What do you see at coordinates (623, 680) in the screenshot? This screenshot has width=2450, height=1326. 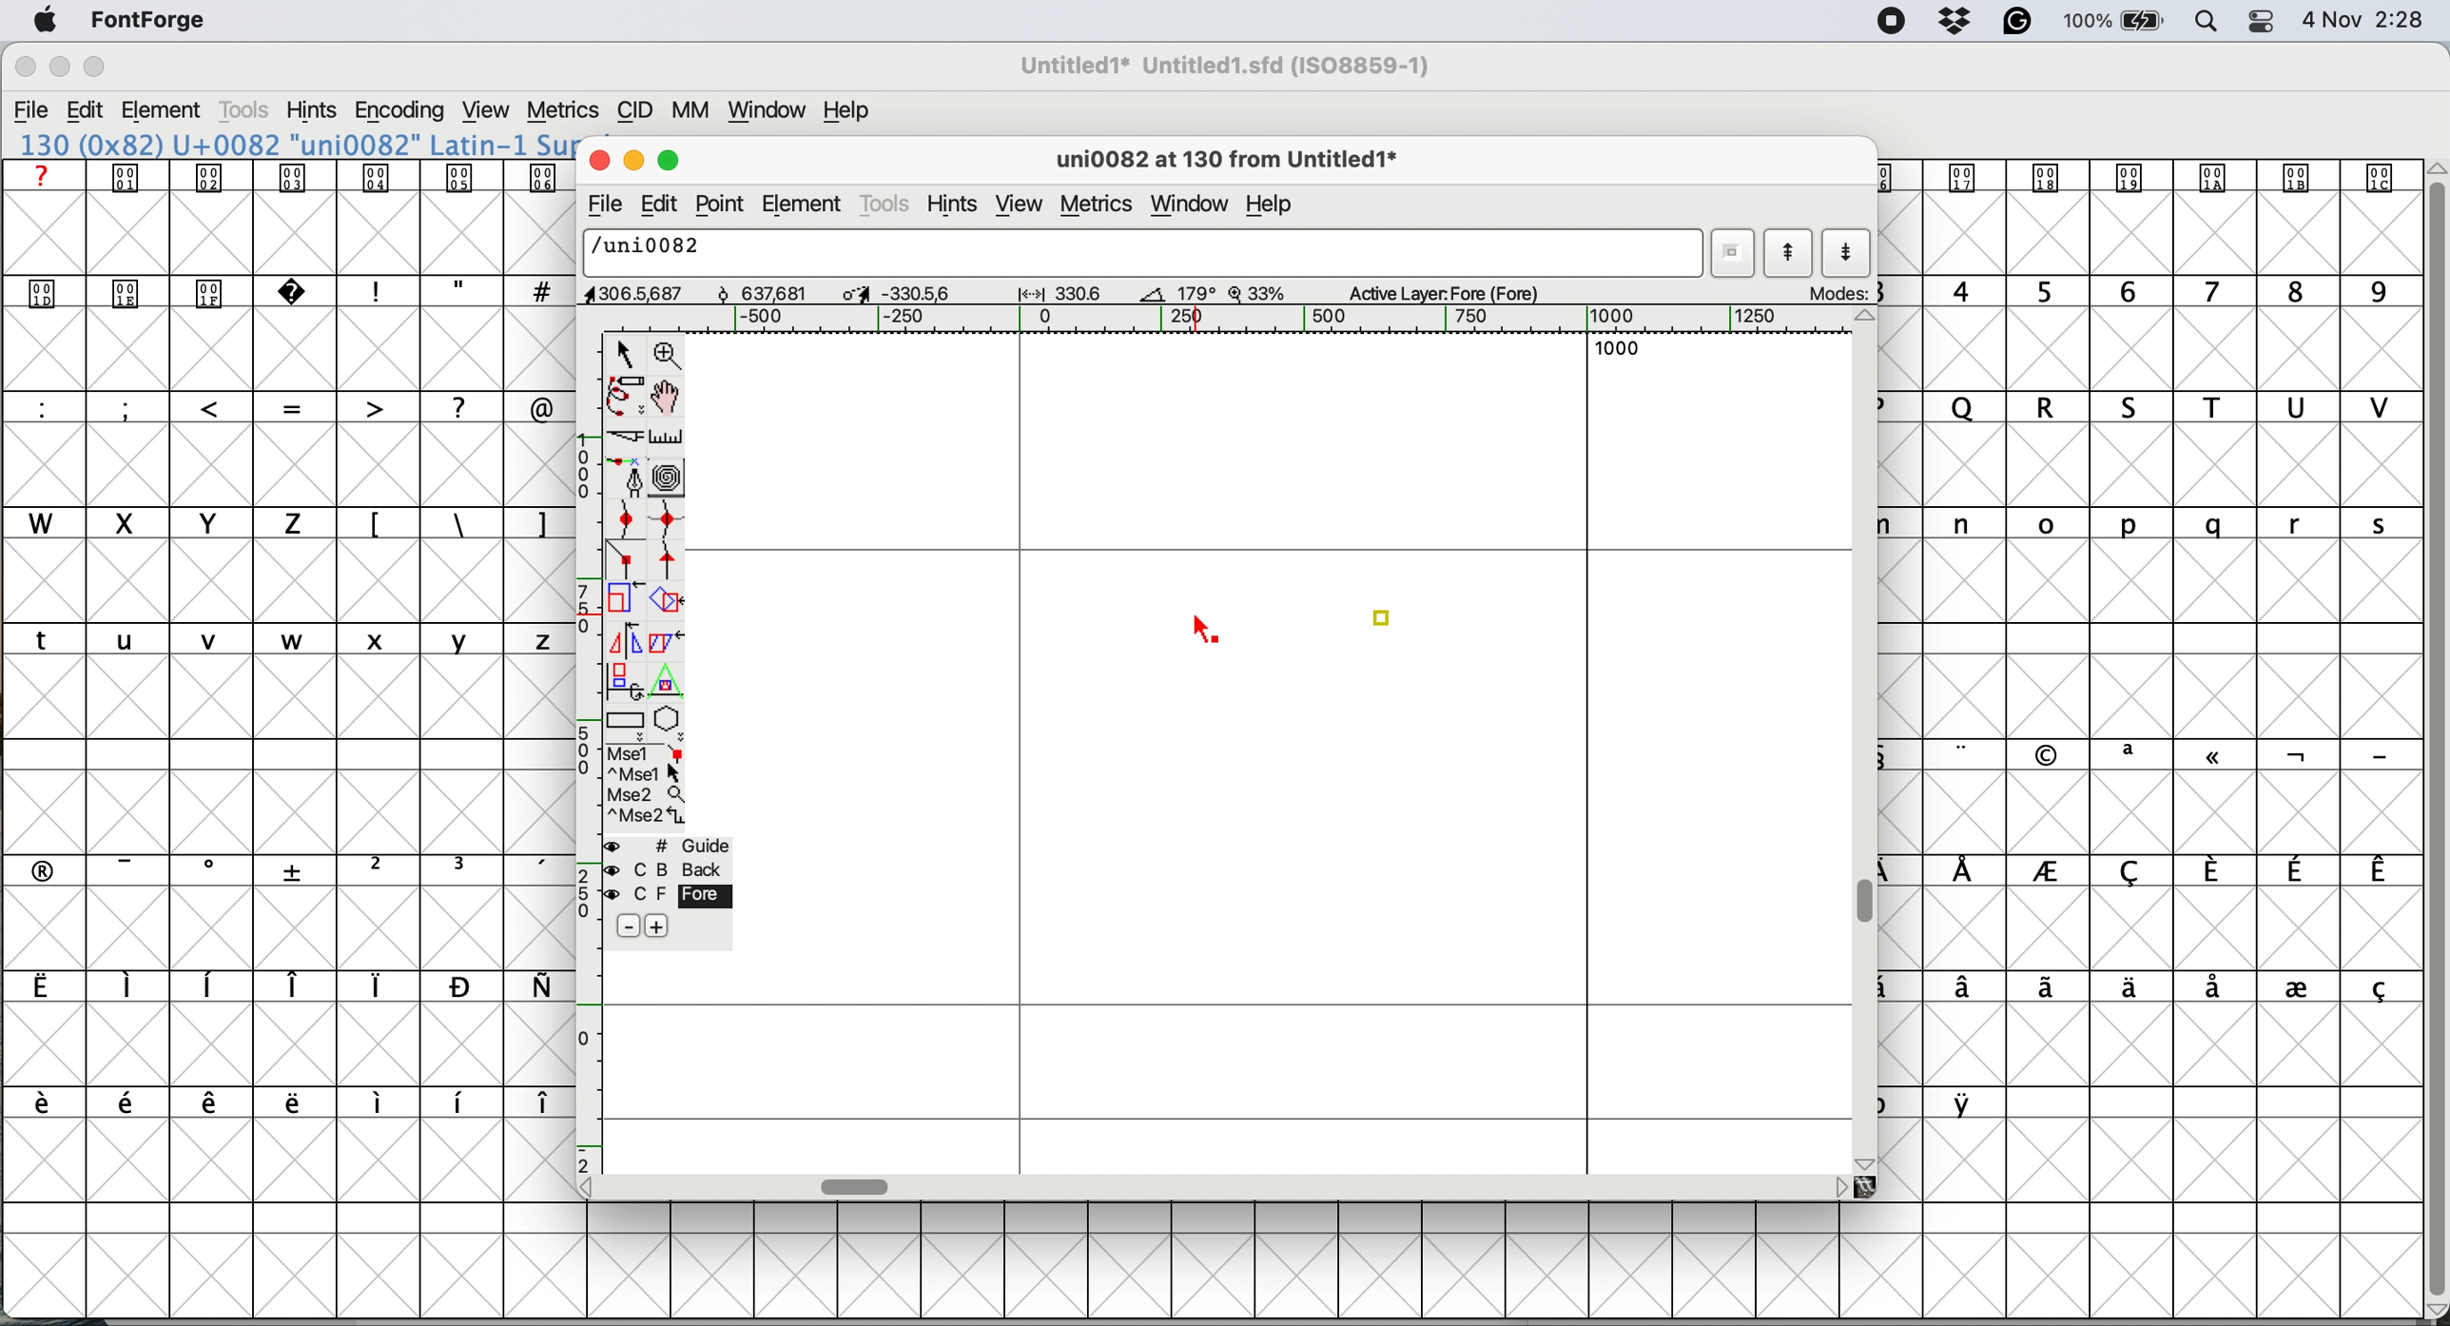 I see `rotate the selection in 3d and project back to plane` at bounding box center [623, 680].